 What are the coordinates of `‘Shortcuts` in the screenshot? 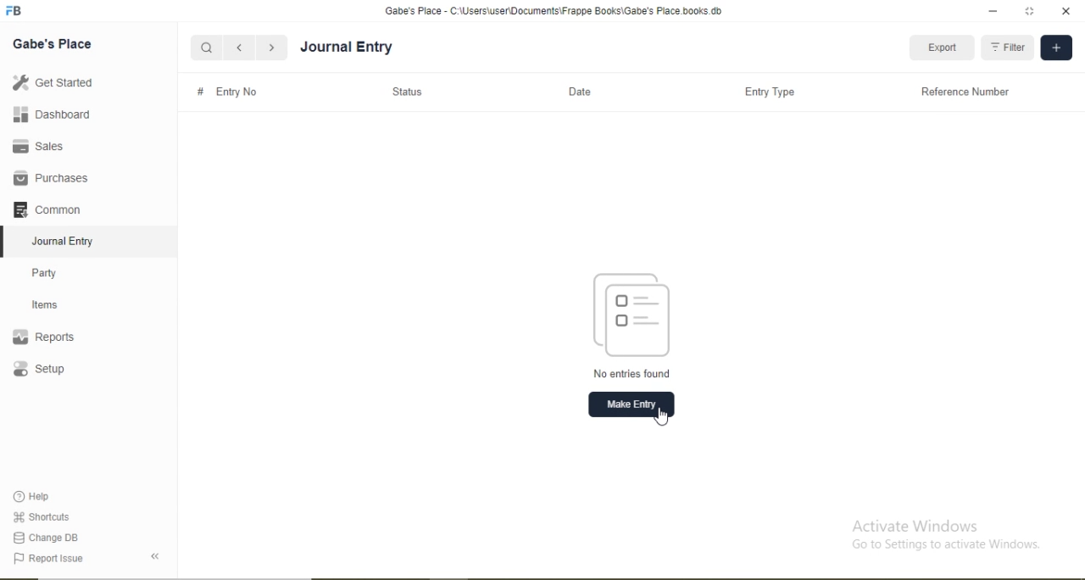 It's located at (43, 516).